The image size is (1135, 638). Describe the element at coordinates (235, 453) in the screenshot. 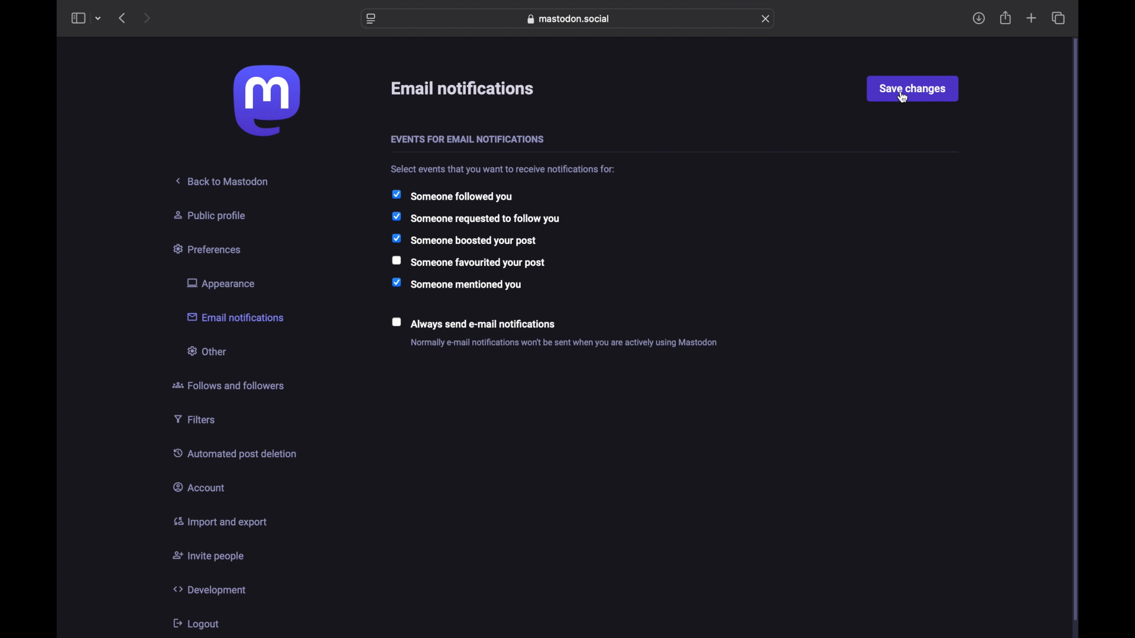

I see `automated post deletion` at that location.